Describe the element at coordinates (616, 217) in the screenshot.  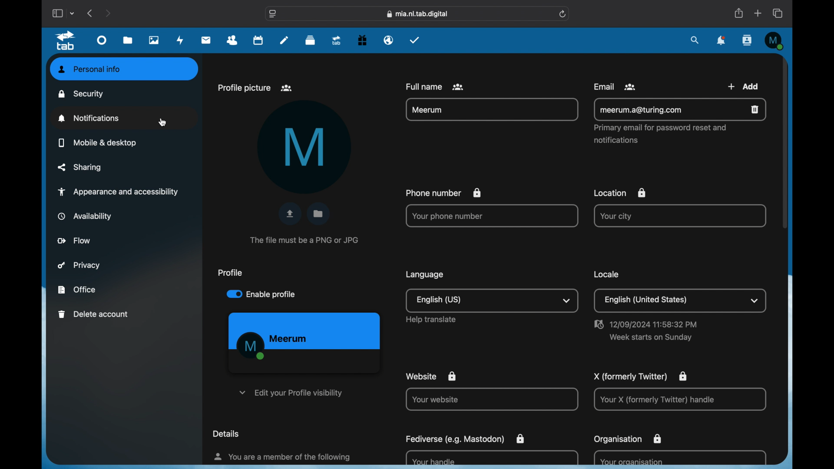
I see `your city` at that location.